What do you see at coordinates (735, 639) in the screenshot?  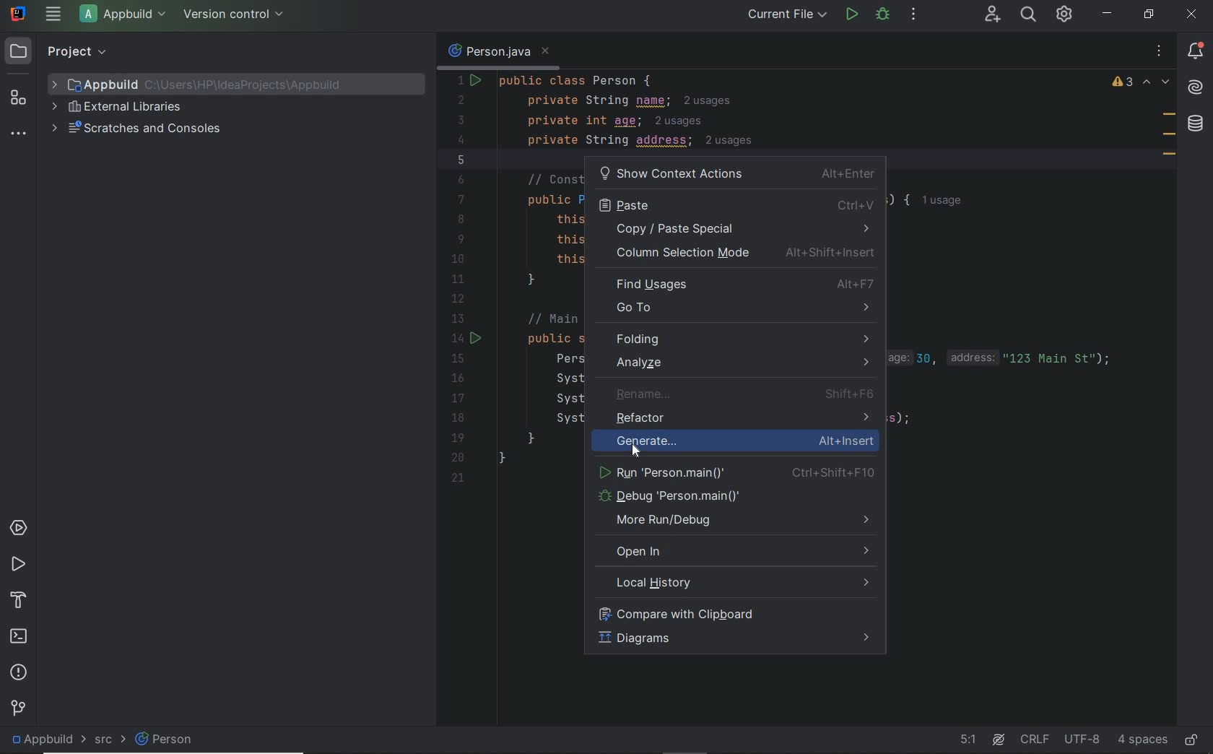 I see `diagrams` at bounding box center [735, 639].